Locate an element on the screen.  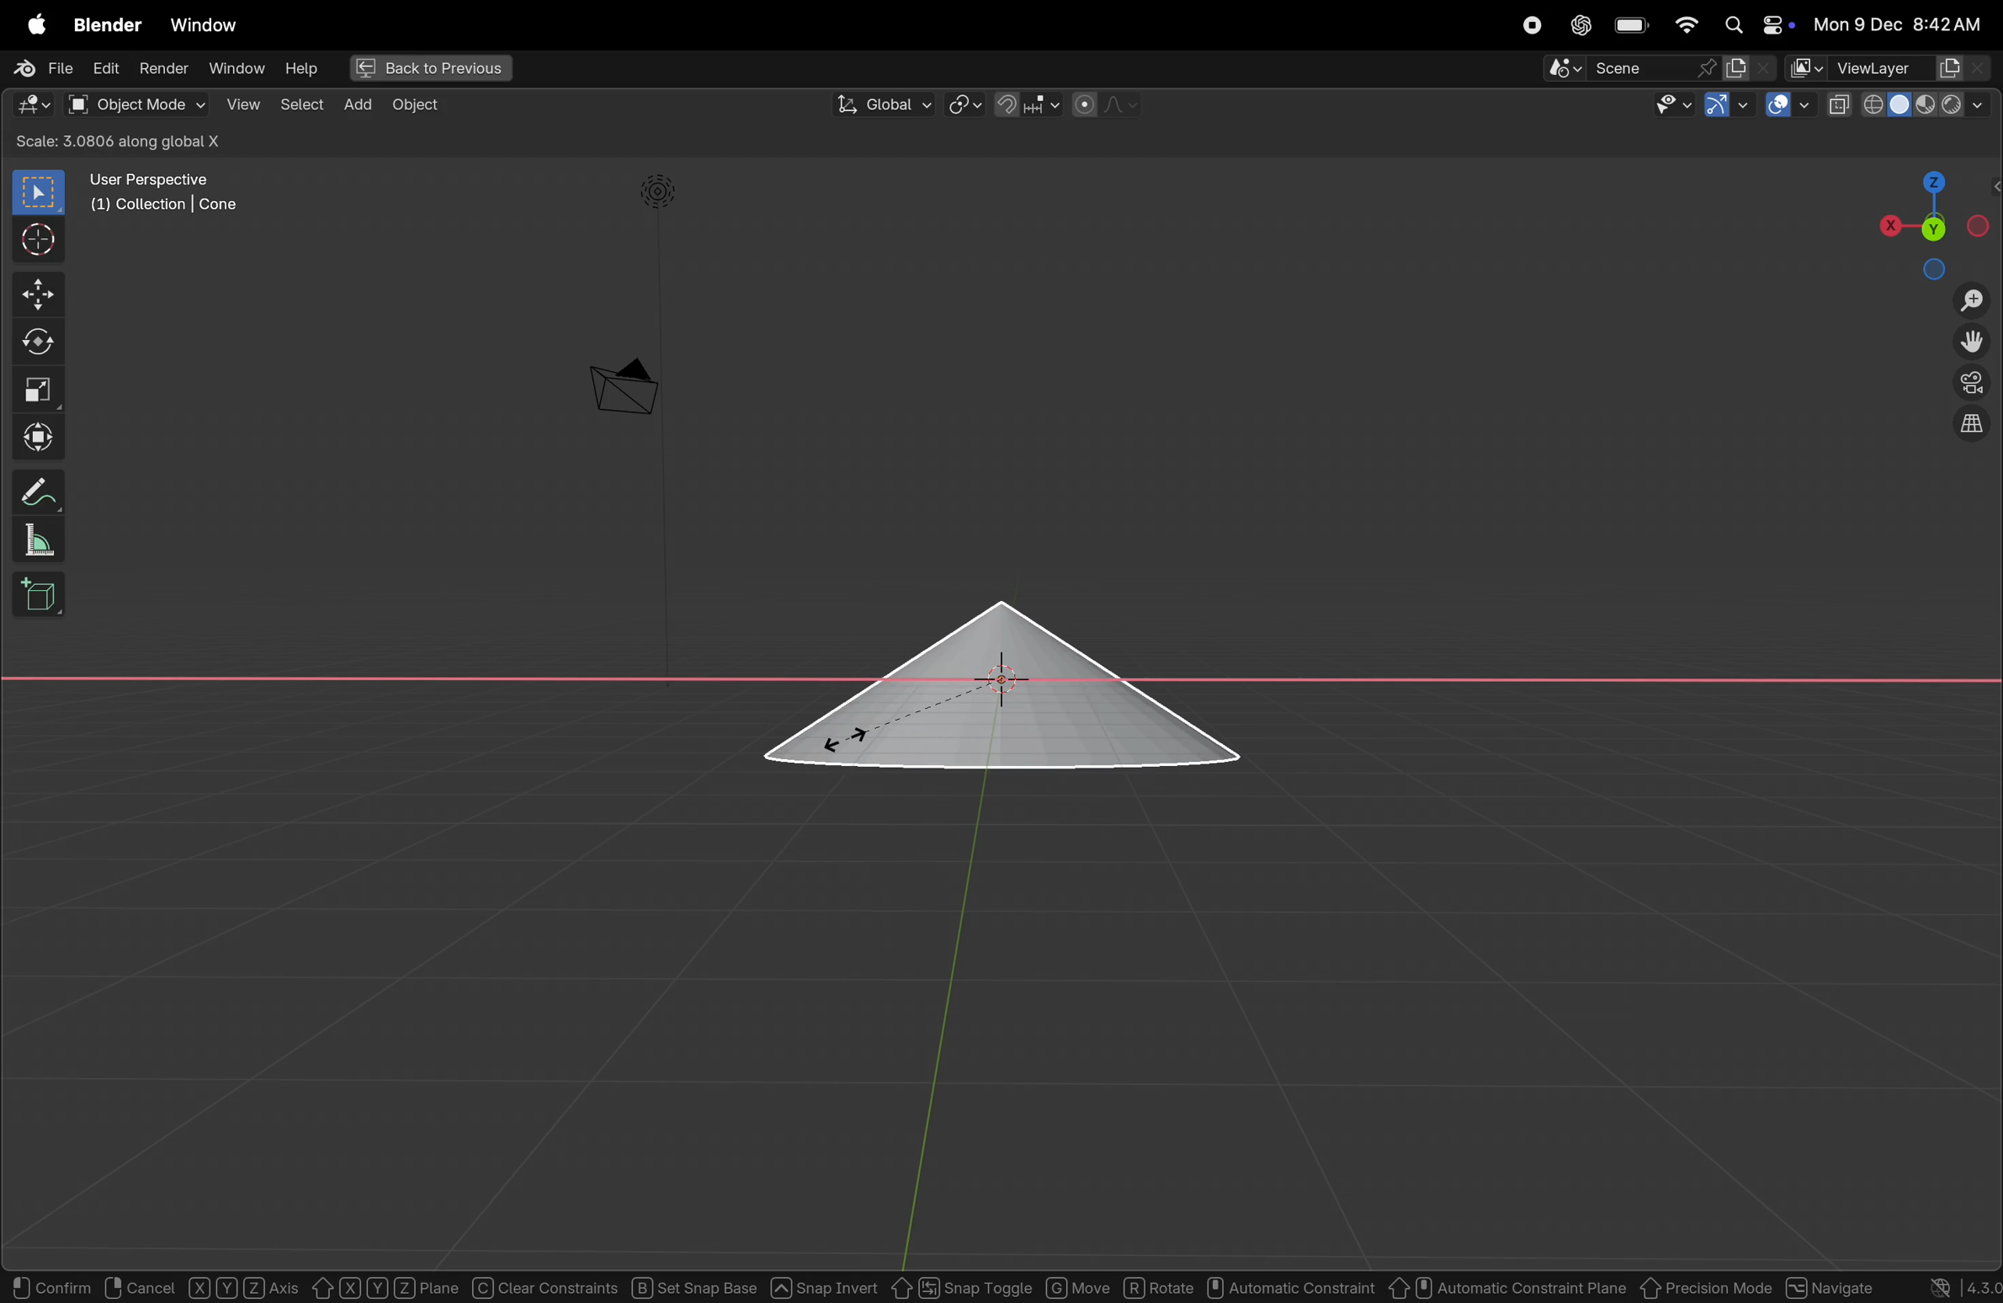
measure is located at coordinates (33, 537).